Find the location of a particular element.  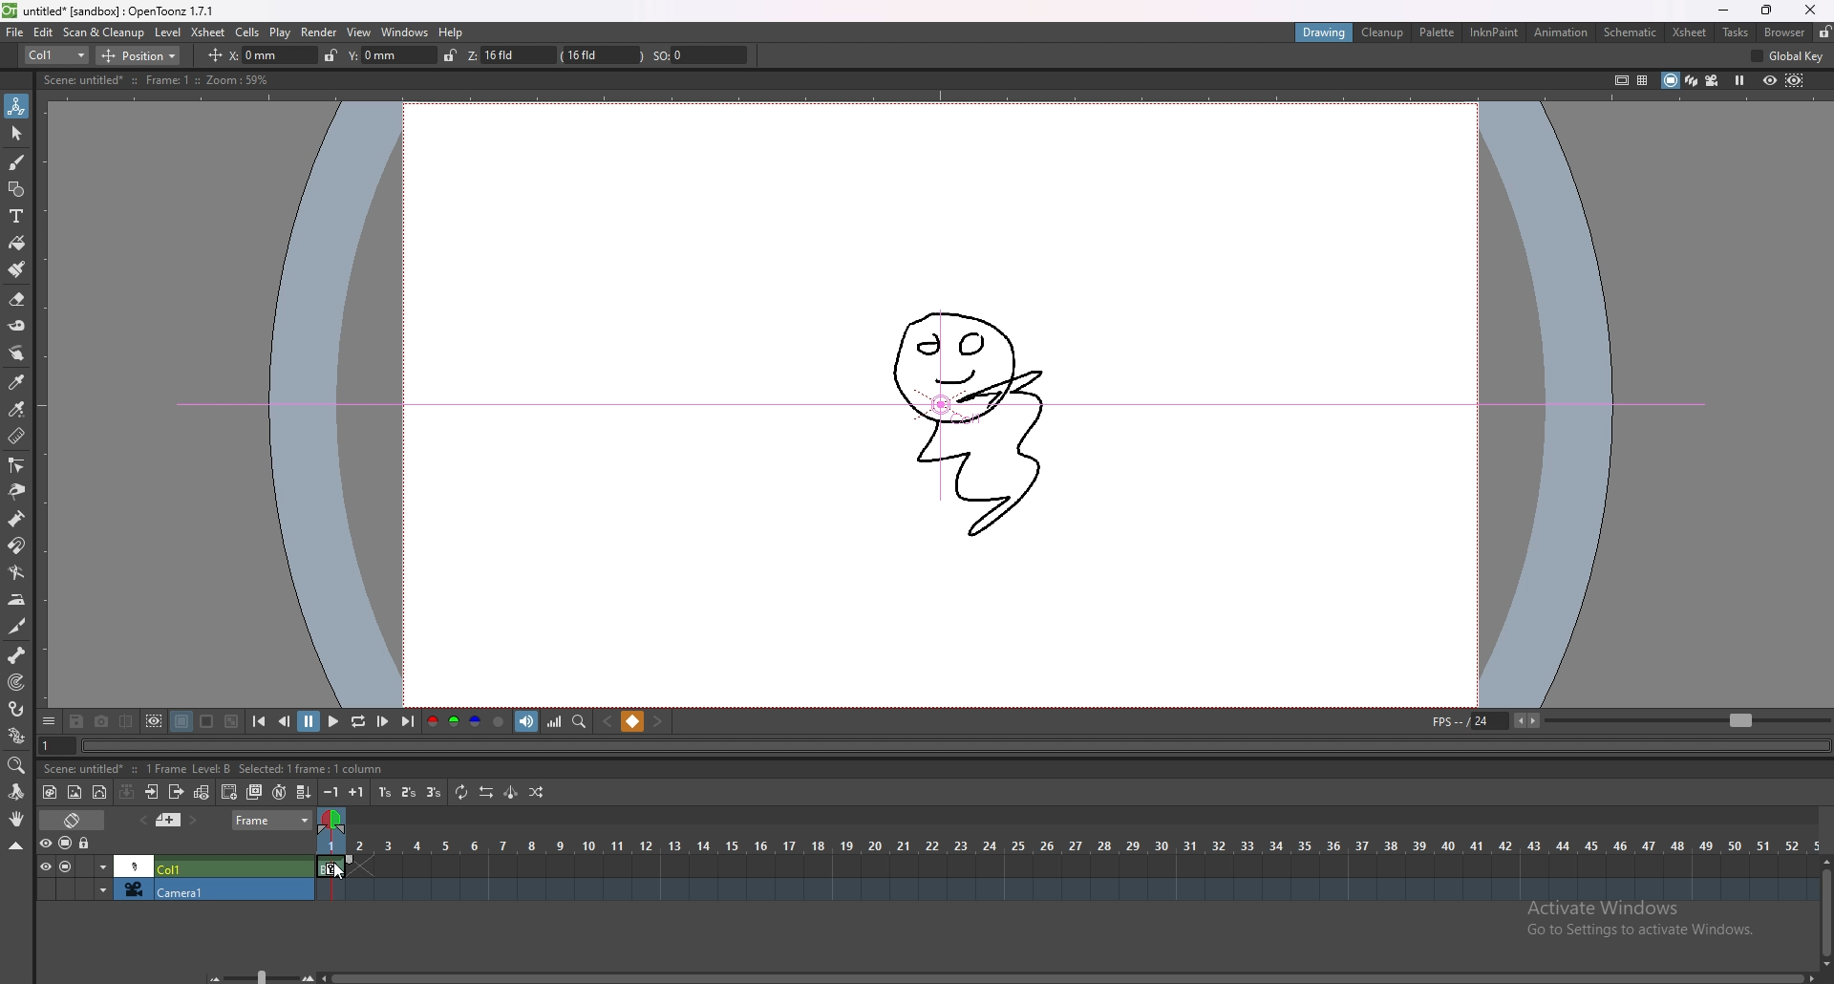

black background is located at coordinates (182, 720).